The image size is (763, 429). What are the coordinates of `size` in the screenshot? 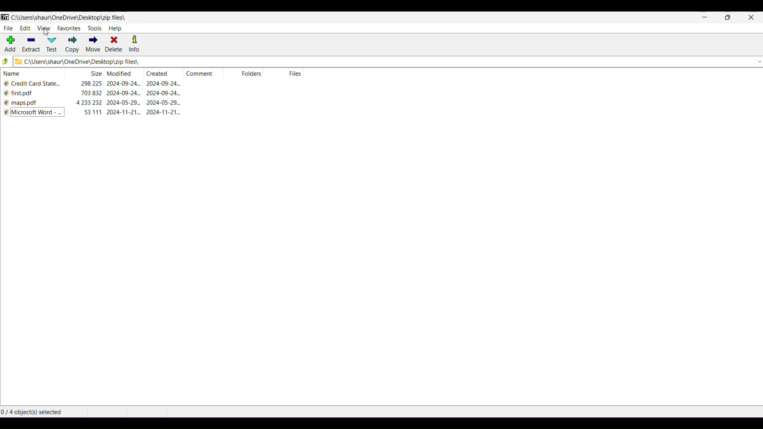 It's located at (95, 74).